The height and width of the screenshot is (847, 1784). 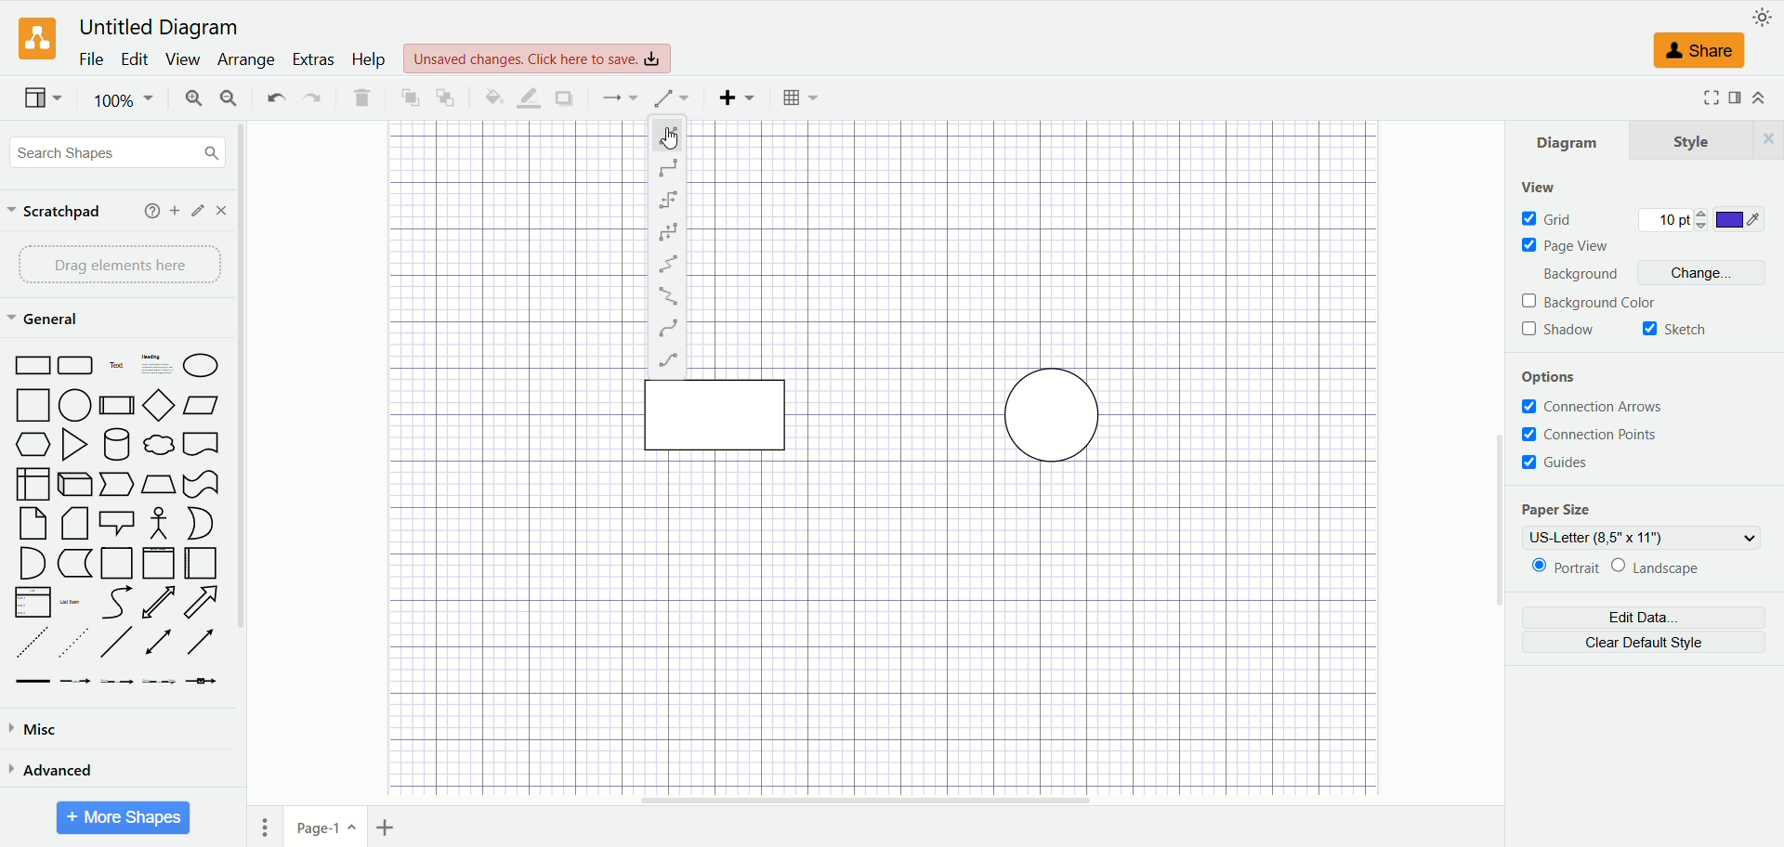 What do you see at coordinates (118, 643) in the screenshot?
I see `Line` at bounding box center [118, 643].